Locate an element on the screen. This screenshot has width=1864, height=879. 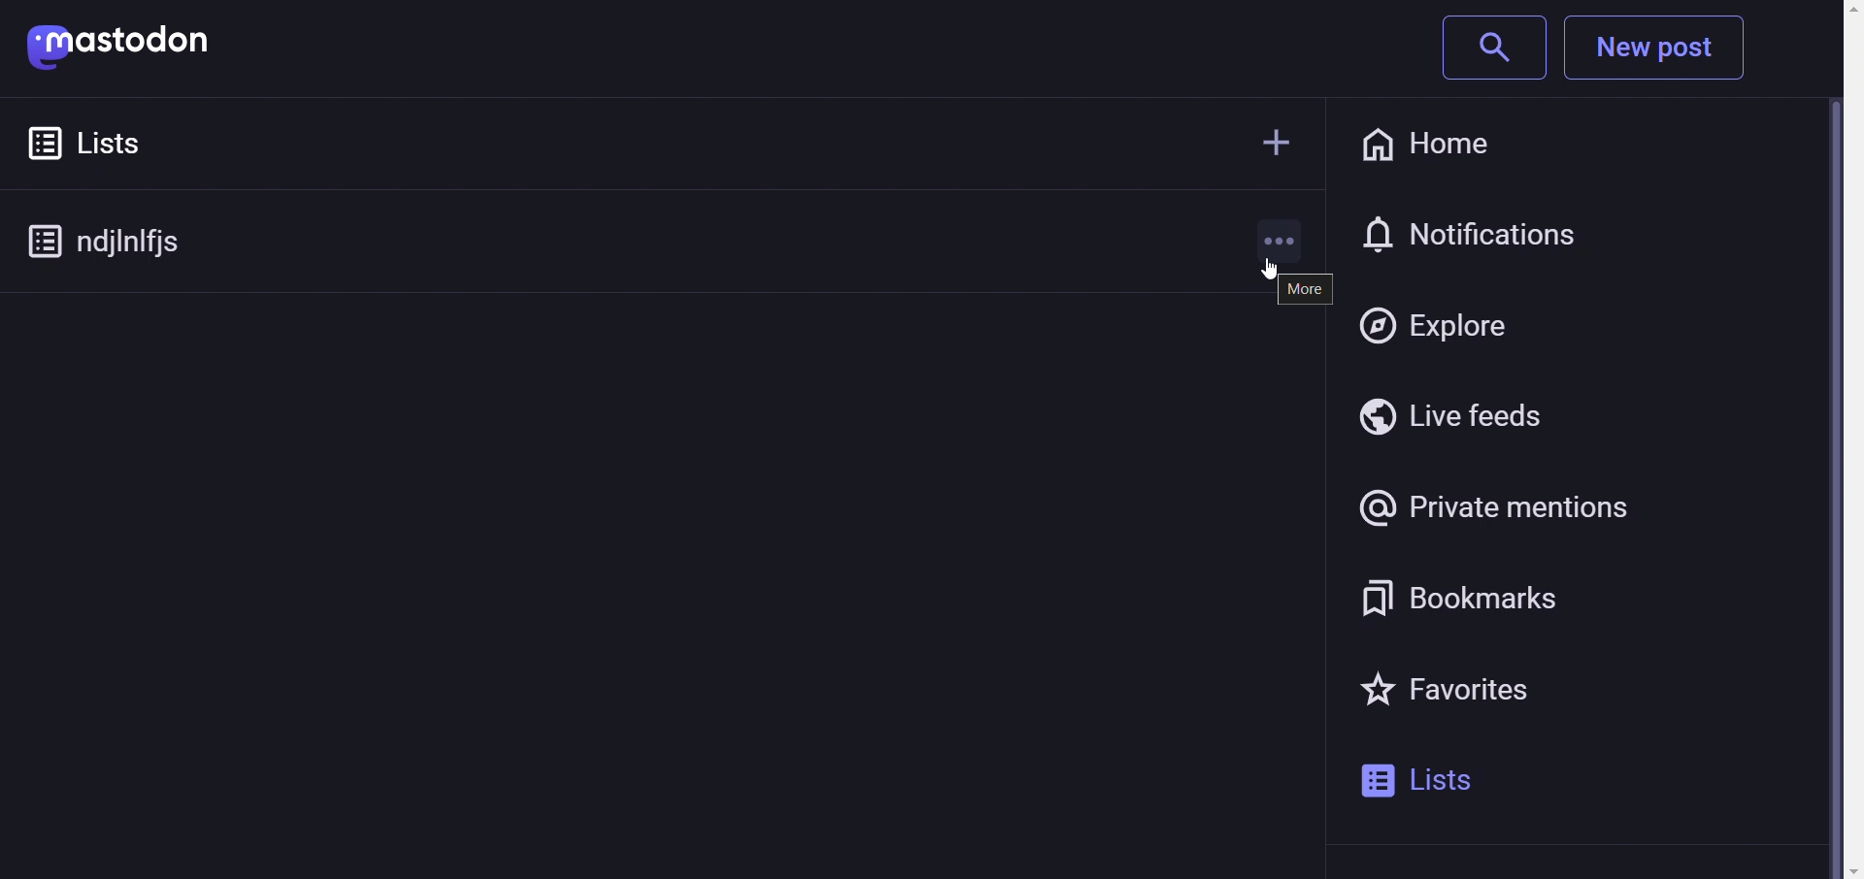
Lists is located at coordinates (130, 140).